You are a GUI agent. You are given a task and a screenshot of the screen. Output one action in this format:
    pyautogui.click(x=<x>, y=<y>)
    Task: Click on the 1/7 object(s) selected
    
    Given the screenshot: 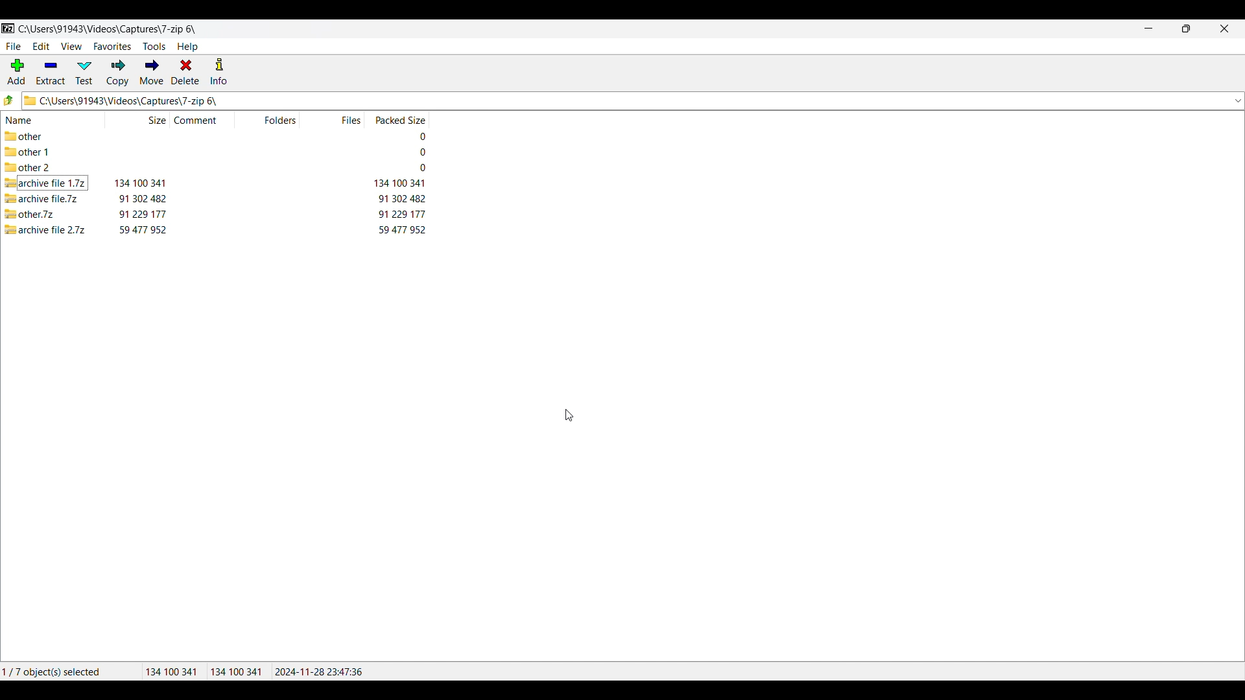 What is the action you would take?
    pyautogui.click(x=61, y=669)
    